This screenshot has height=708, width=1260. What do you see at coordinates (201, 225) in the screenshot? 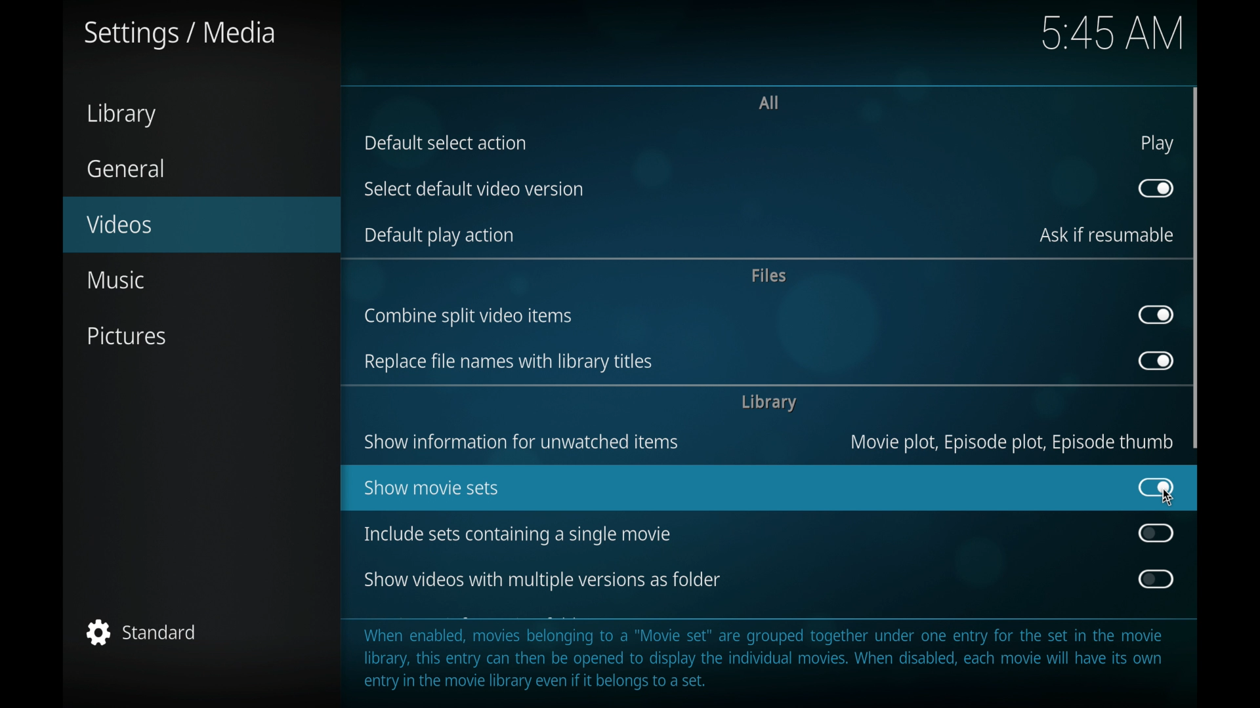
I see `videos` at bounding box center [201, 225].